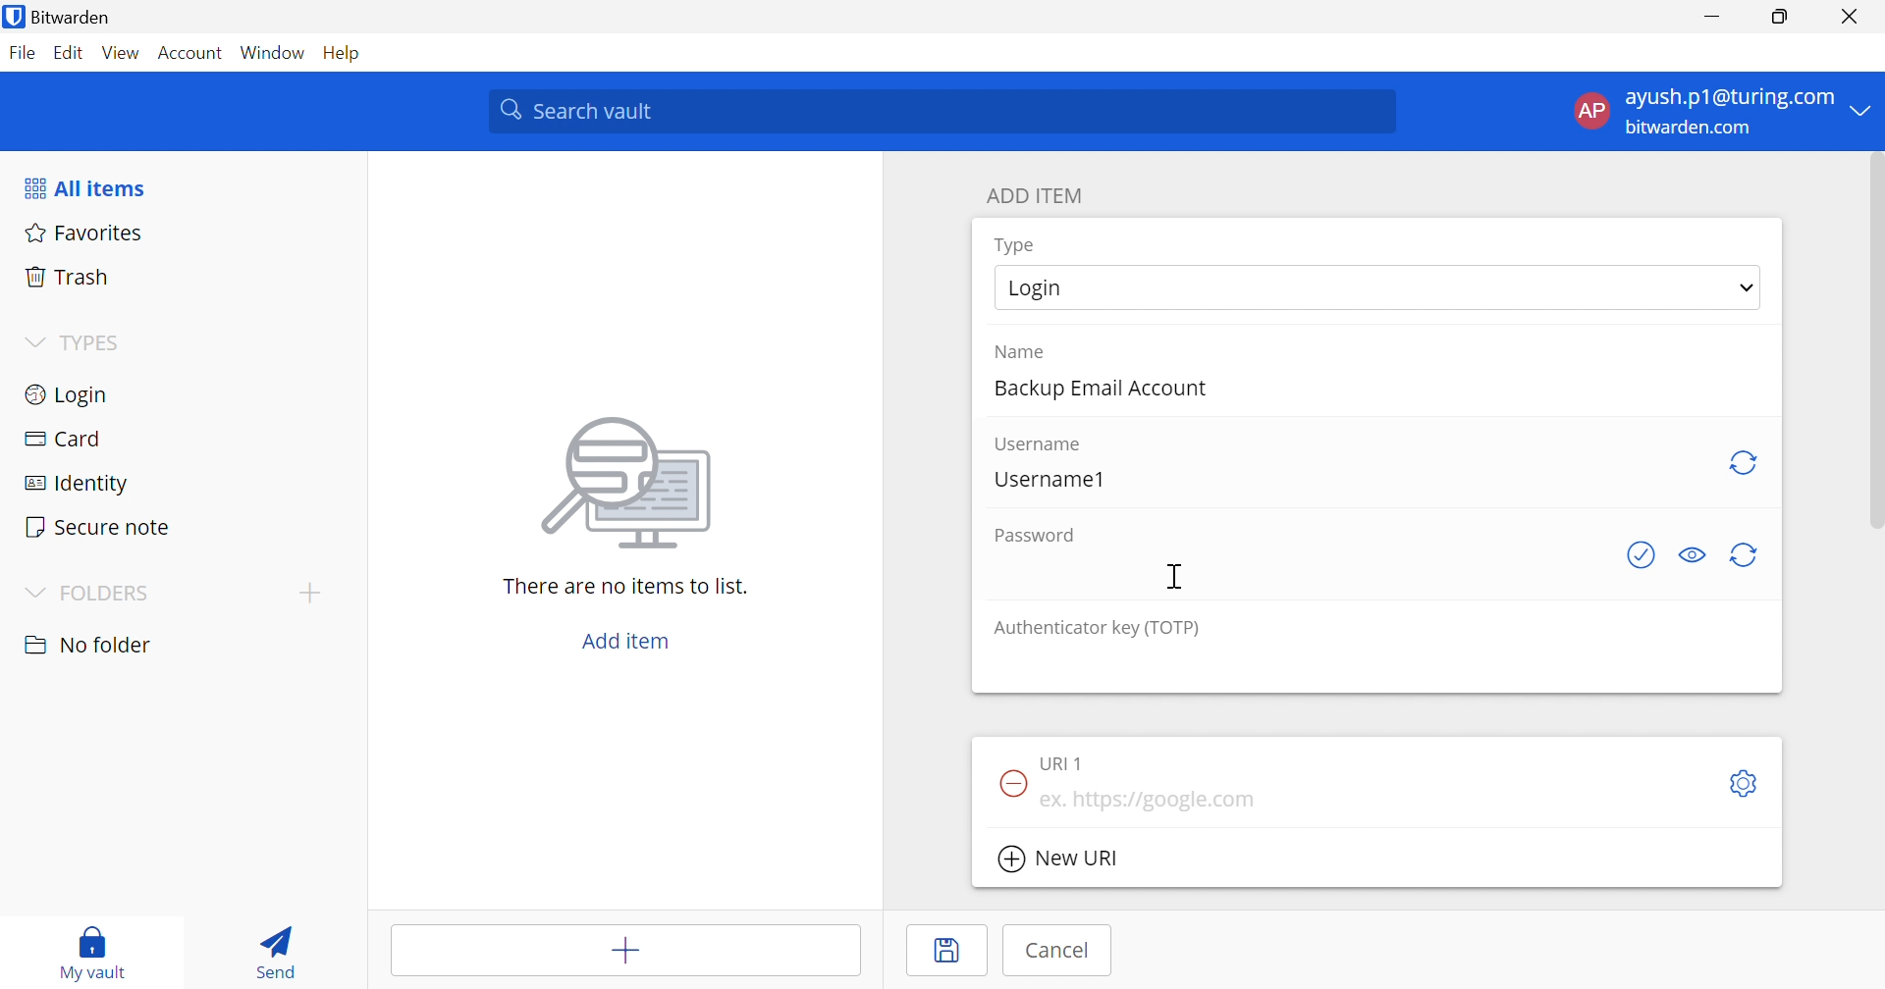 The width and height of the screenshot is (1885, 989). Describe the element at coordinates (1050, 479) in the screenshot. I see `Username1` at that location.